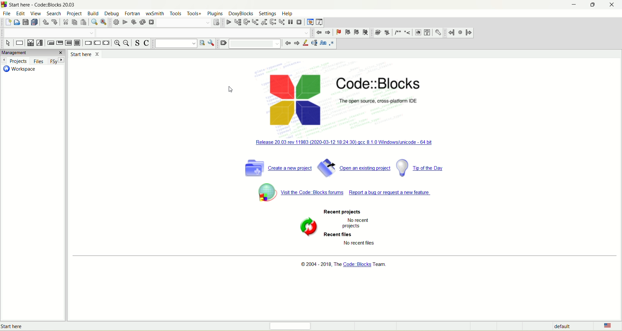  What do you see at coordinates (291, 21) in the screenshot?
I see `break debugging` at bounding box center [291, 21].